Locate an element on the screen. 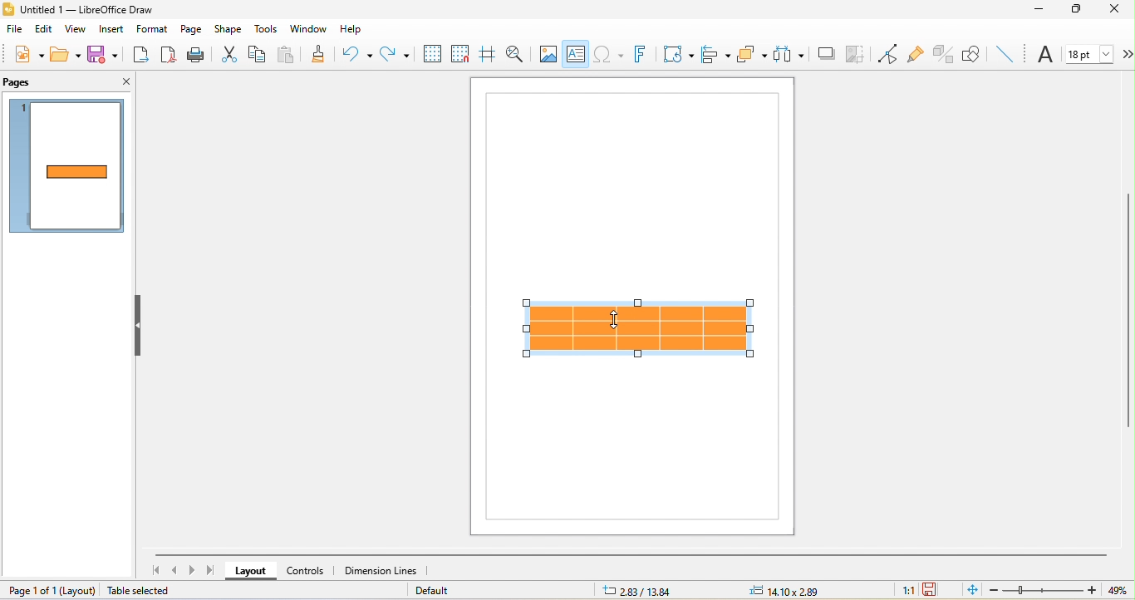 The width and height of the screenshot is (1135, 600). file is located at coordinates (12, 28).